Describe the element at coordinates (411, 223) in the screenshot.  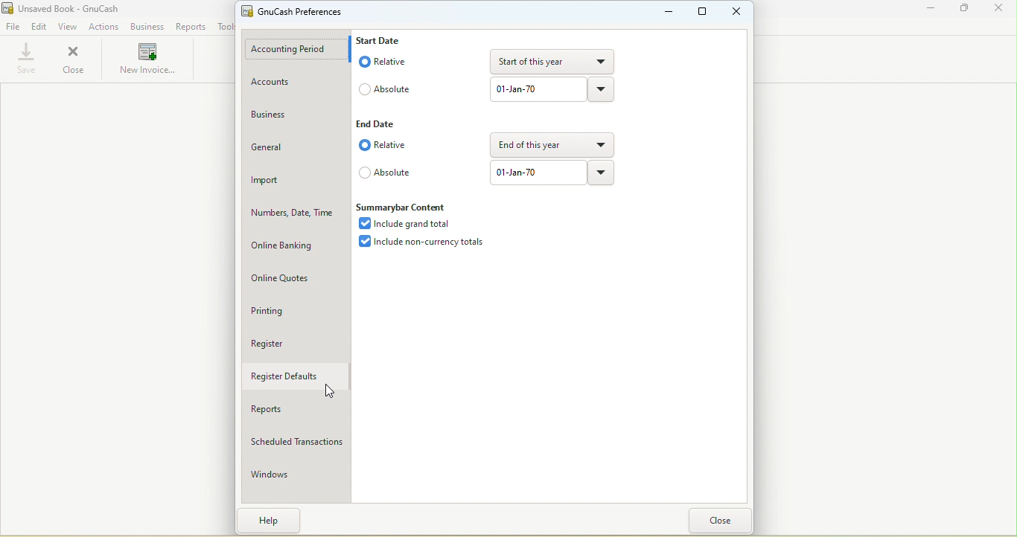
I see `Include grand total` at that location.